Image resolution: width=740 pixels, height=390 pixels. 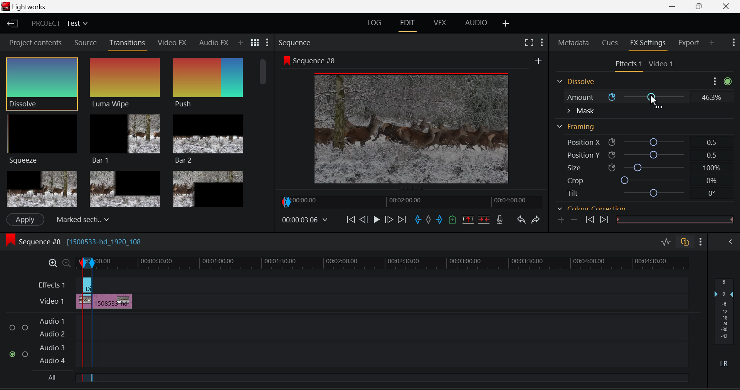 What do you see at coordinates (700, 7) in the screenshot?
I see `Minimize` at bounding box center [700, 7].